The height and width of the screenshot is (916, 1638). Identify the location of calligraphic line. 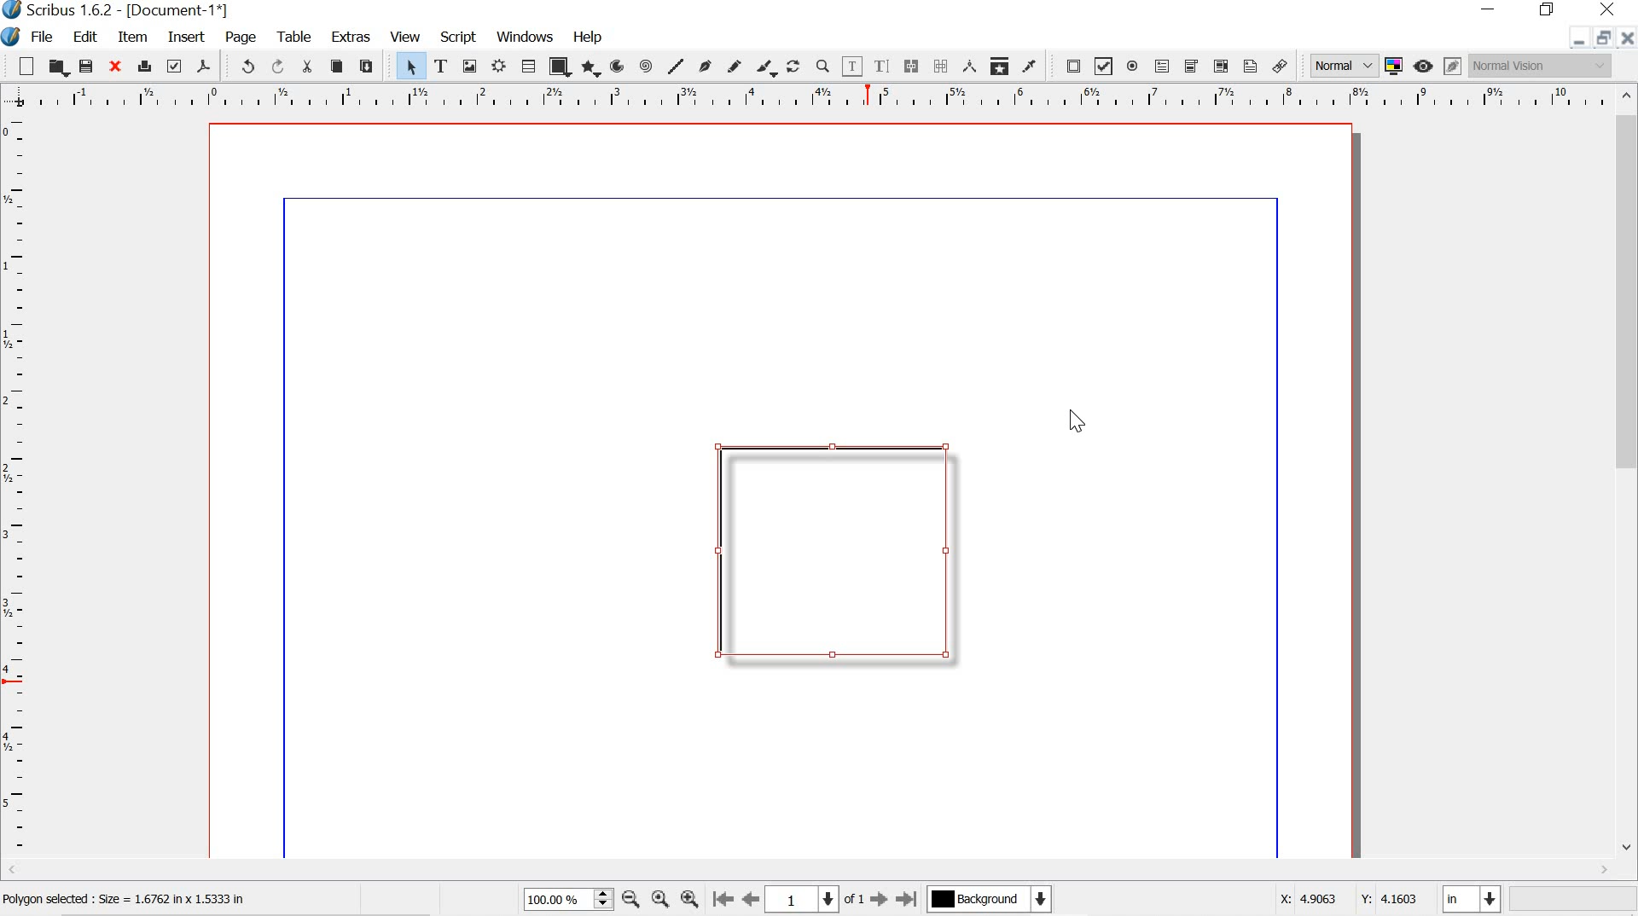
(766, 67).